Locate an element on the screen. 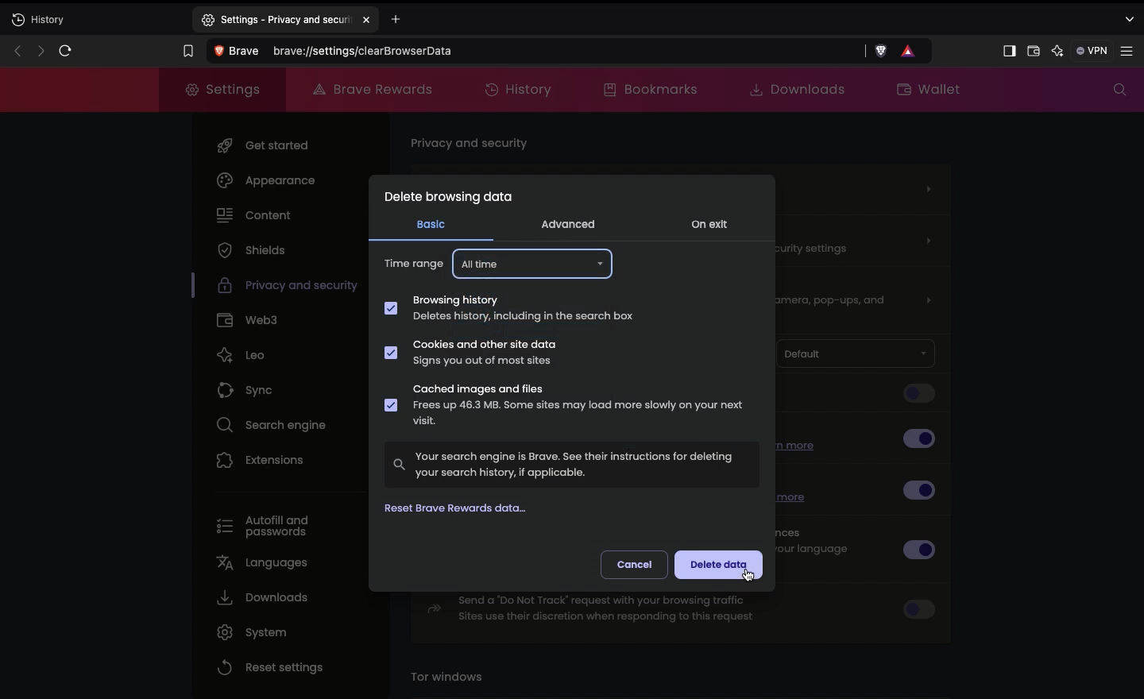  Downloads is located at coordinates (261, 600).